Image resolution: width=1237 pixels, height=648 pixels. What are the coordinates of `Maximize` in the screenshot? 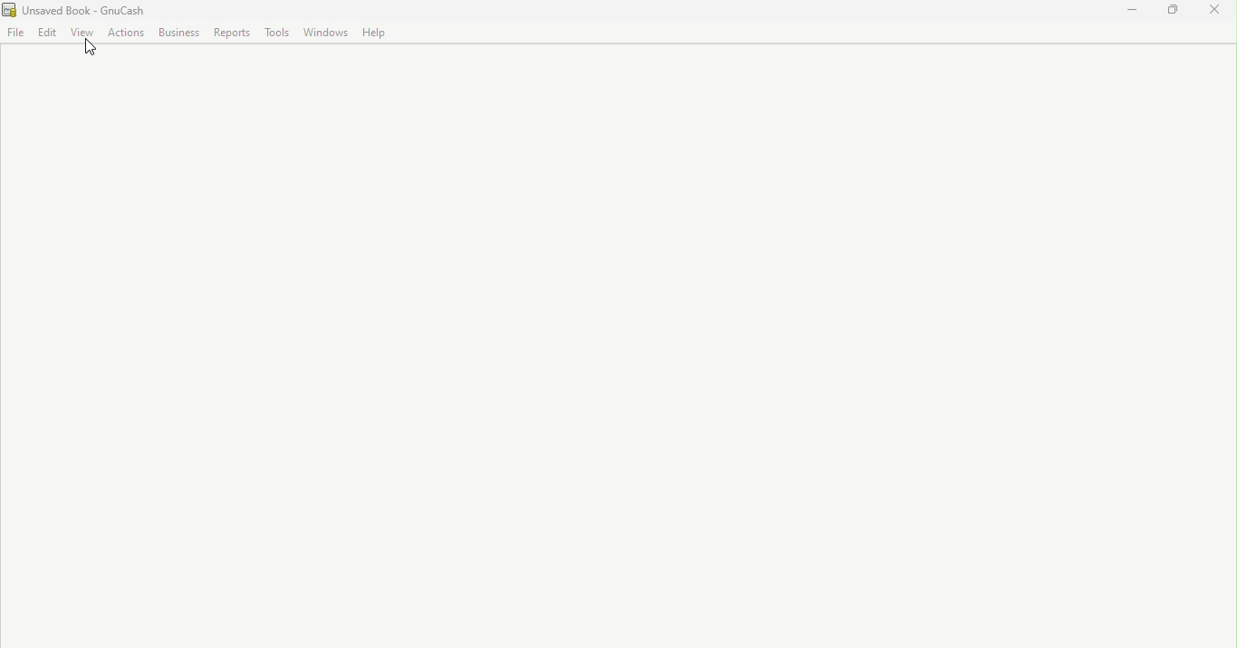 It's located at (1177, 11).